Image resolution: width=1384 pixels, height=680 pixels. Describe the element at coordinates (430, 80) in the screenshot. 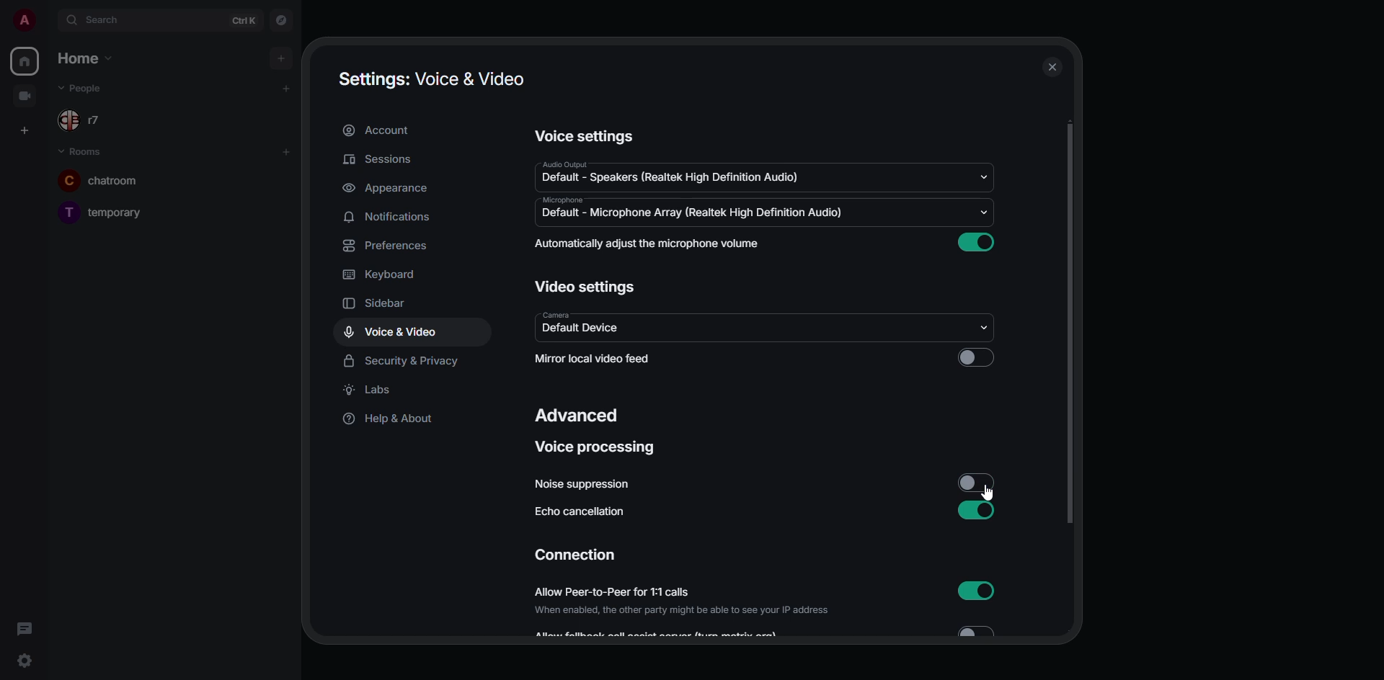

I see `settings voice & video` at that location.